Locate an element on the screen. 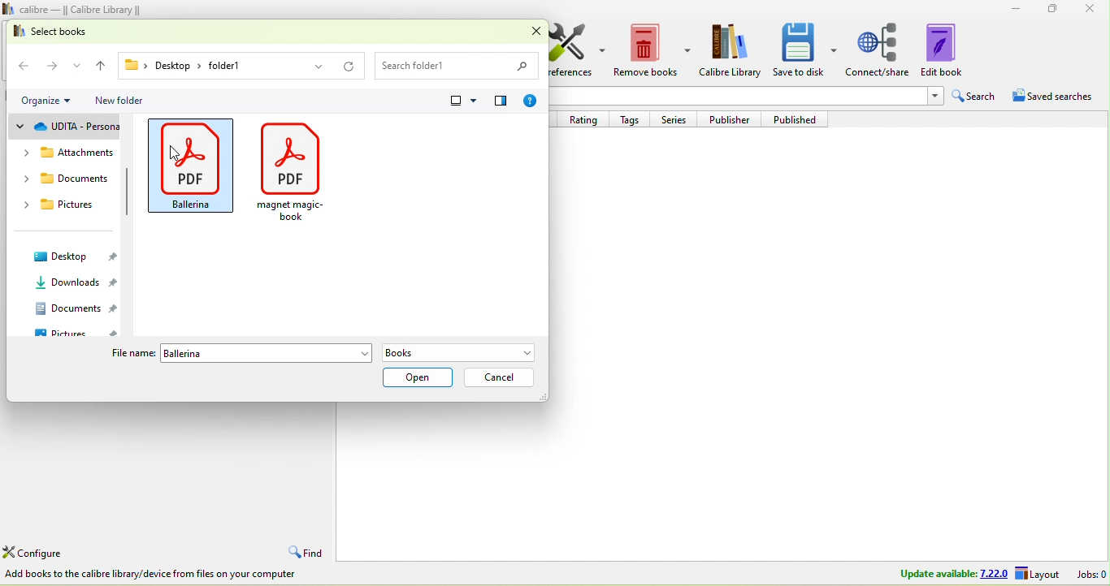 This screenshot has width=1110, height=586. File name - ballerina is located at coordinates (267, 352).